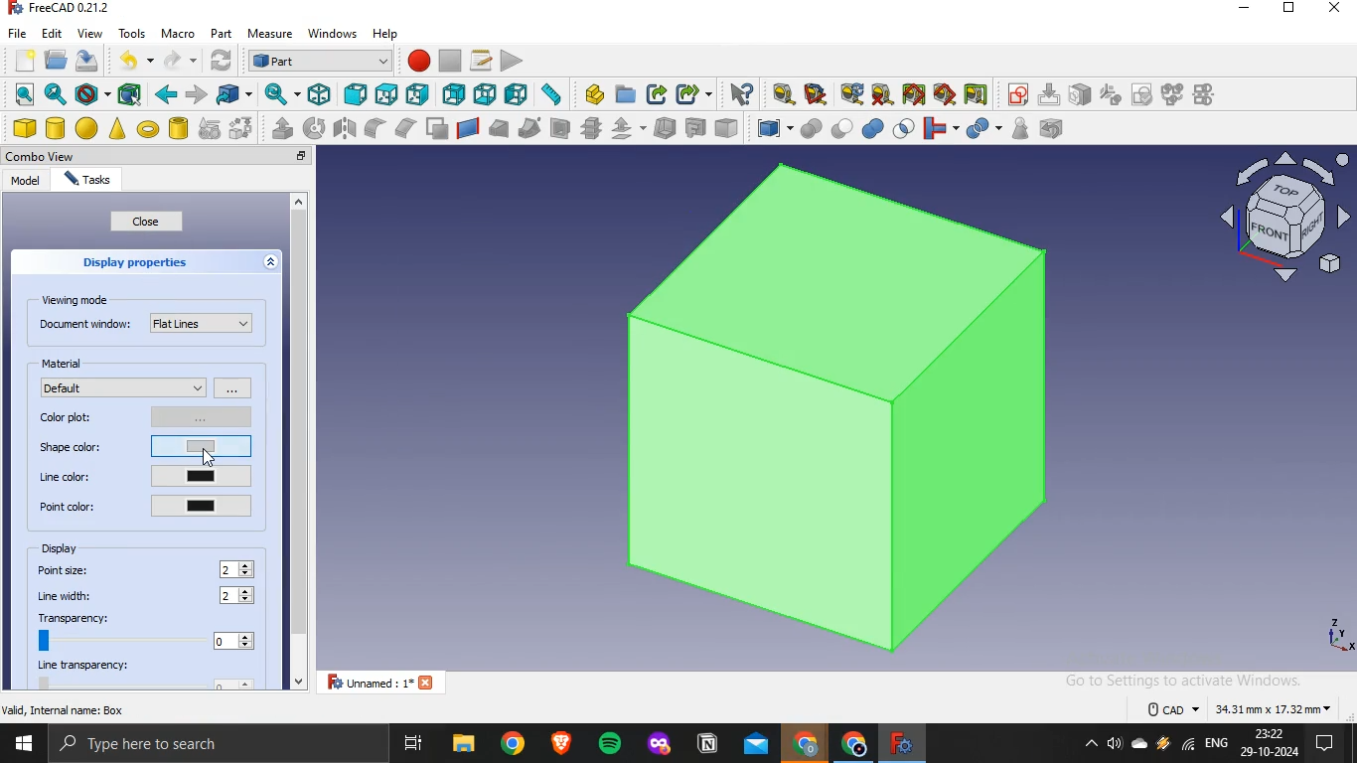  Describe the element at coordinates (127, 60) in the screenshot. I see `undo` at that location.